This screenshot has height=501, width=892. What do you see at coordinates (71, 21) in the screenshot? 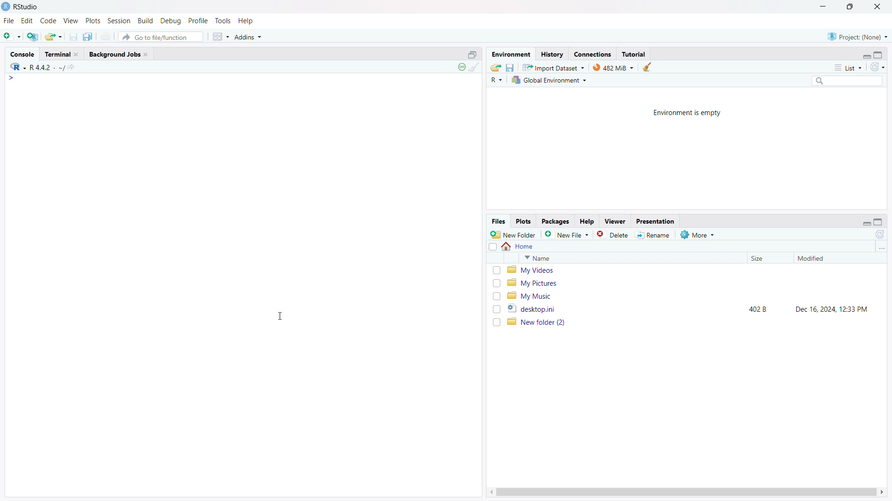
I see `view` at bounding box center [71, 21].